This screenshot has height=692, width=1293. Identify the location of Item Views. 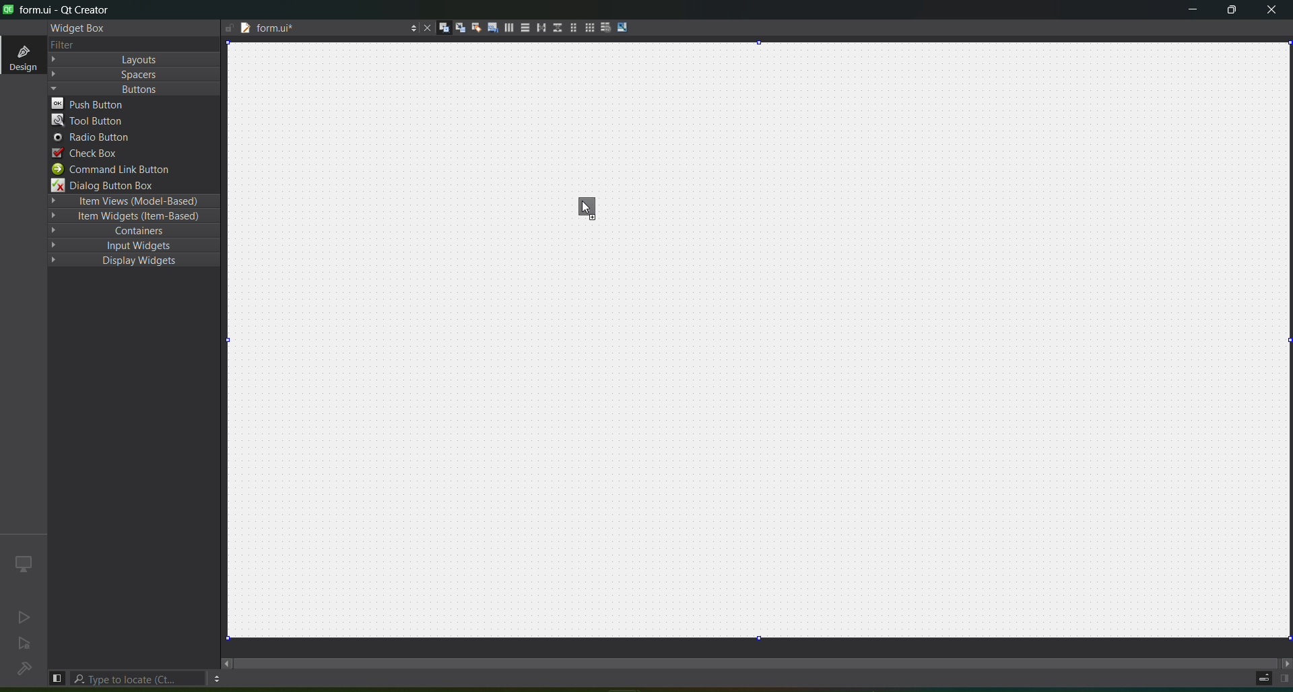
(135, 201).